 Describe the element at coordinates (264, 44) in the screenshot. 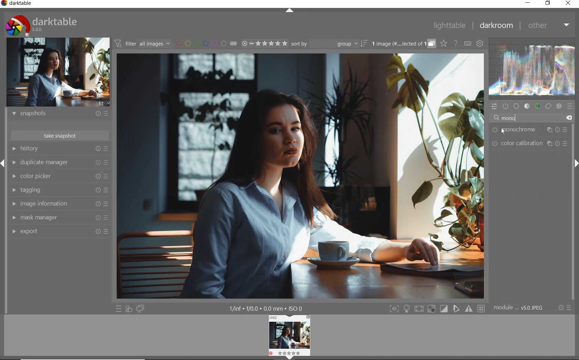

I see `range ratings for selected images` at that location.